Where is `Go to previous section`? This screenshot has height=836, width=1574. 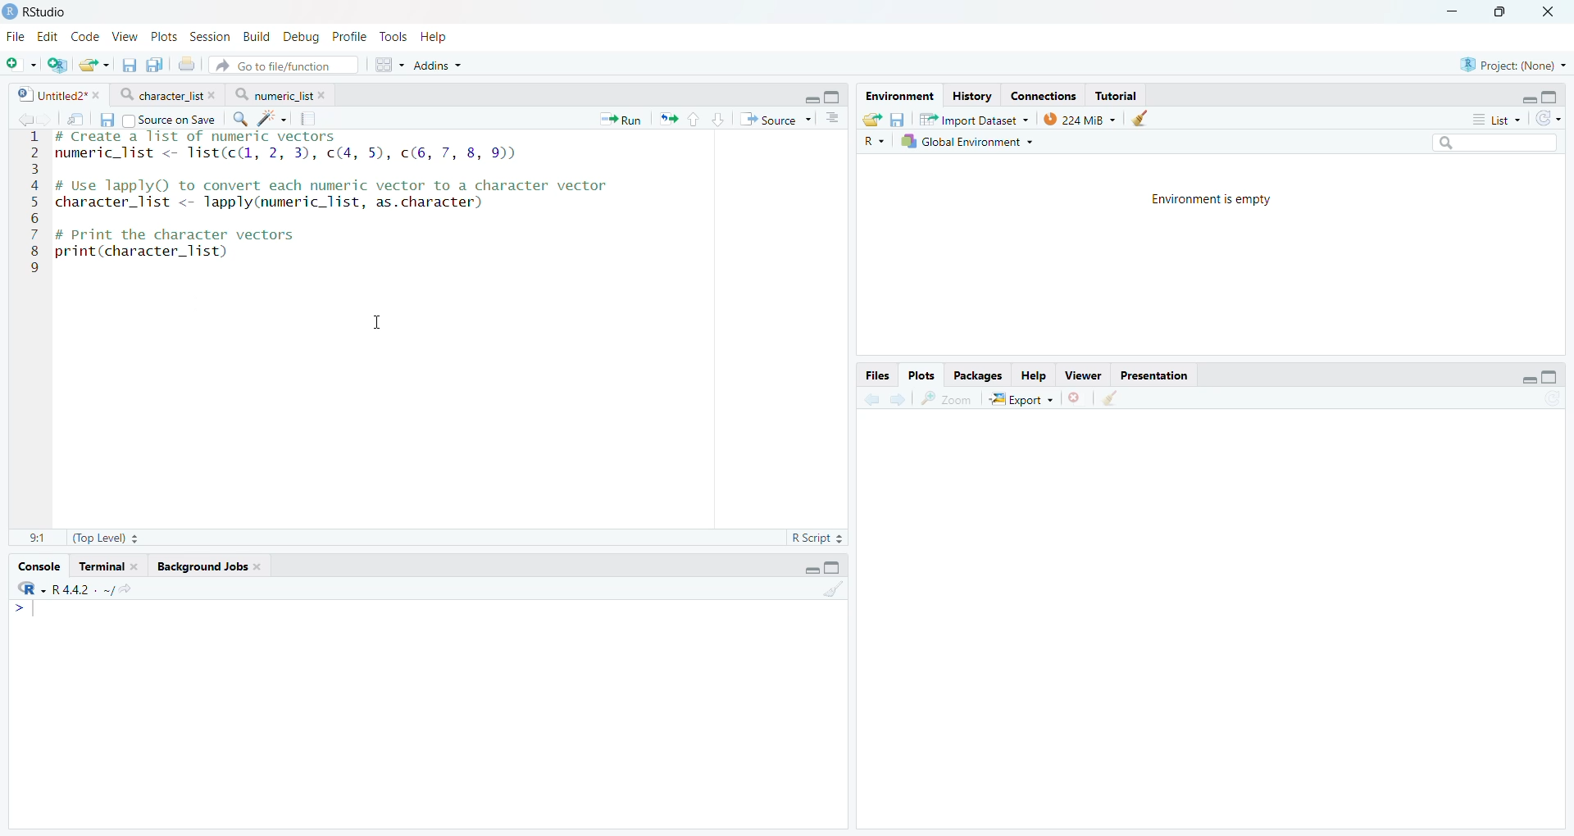 Go to previous section is located at coordinates (695, 118).